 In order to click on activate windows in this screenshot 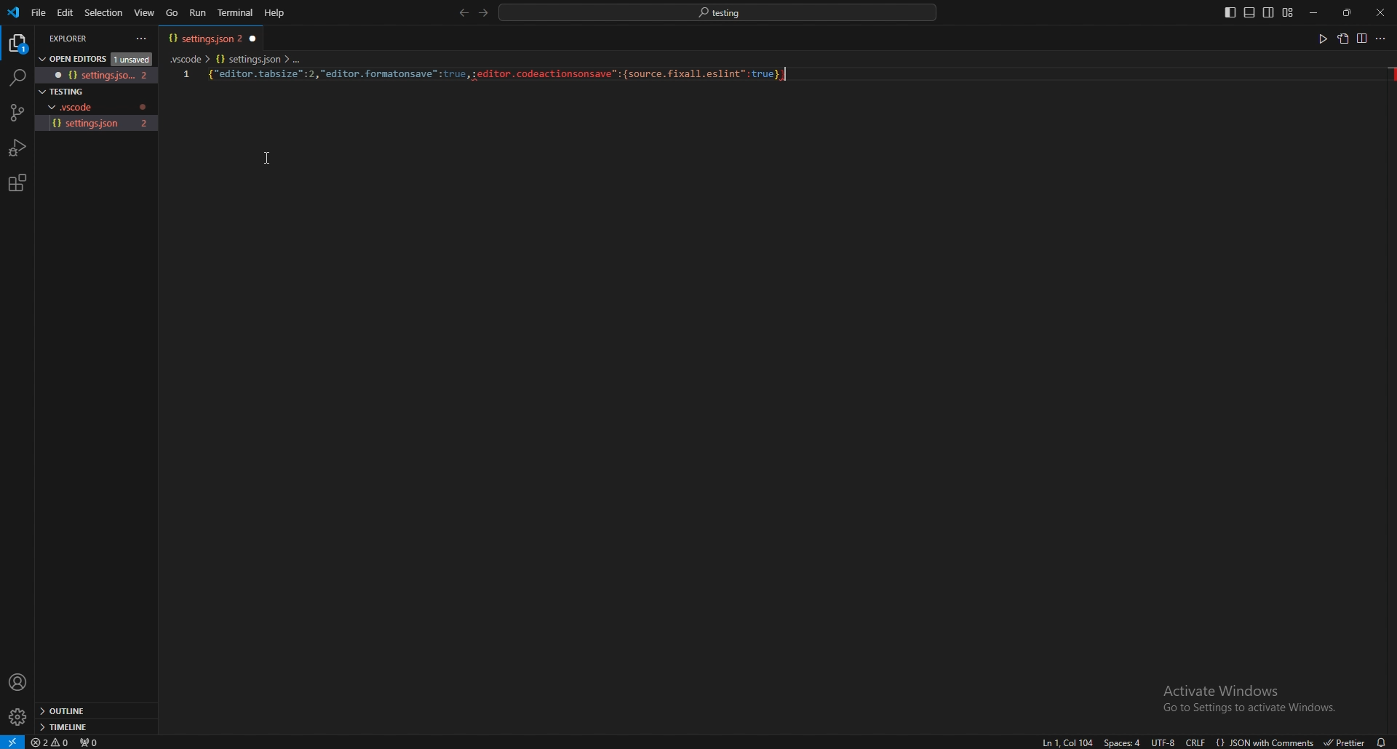, I will do `click(1247, 692)`.